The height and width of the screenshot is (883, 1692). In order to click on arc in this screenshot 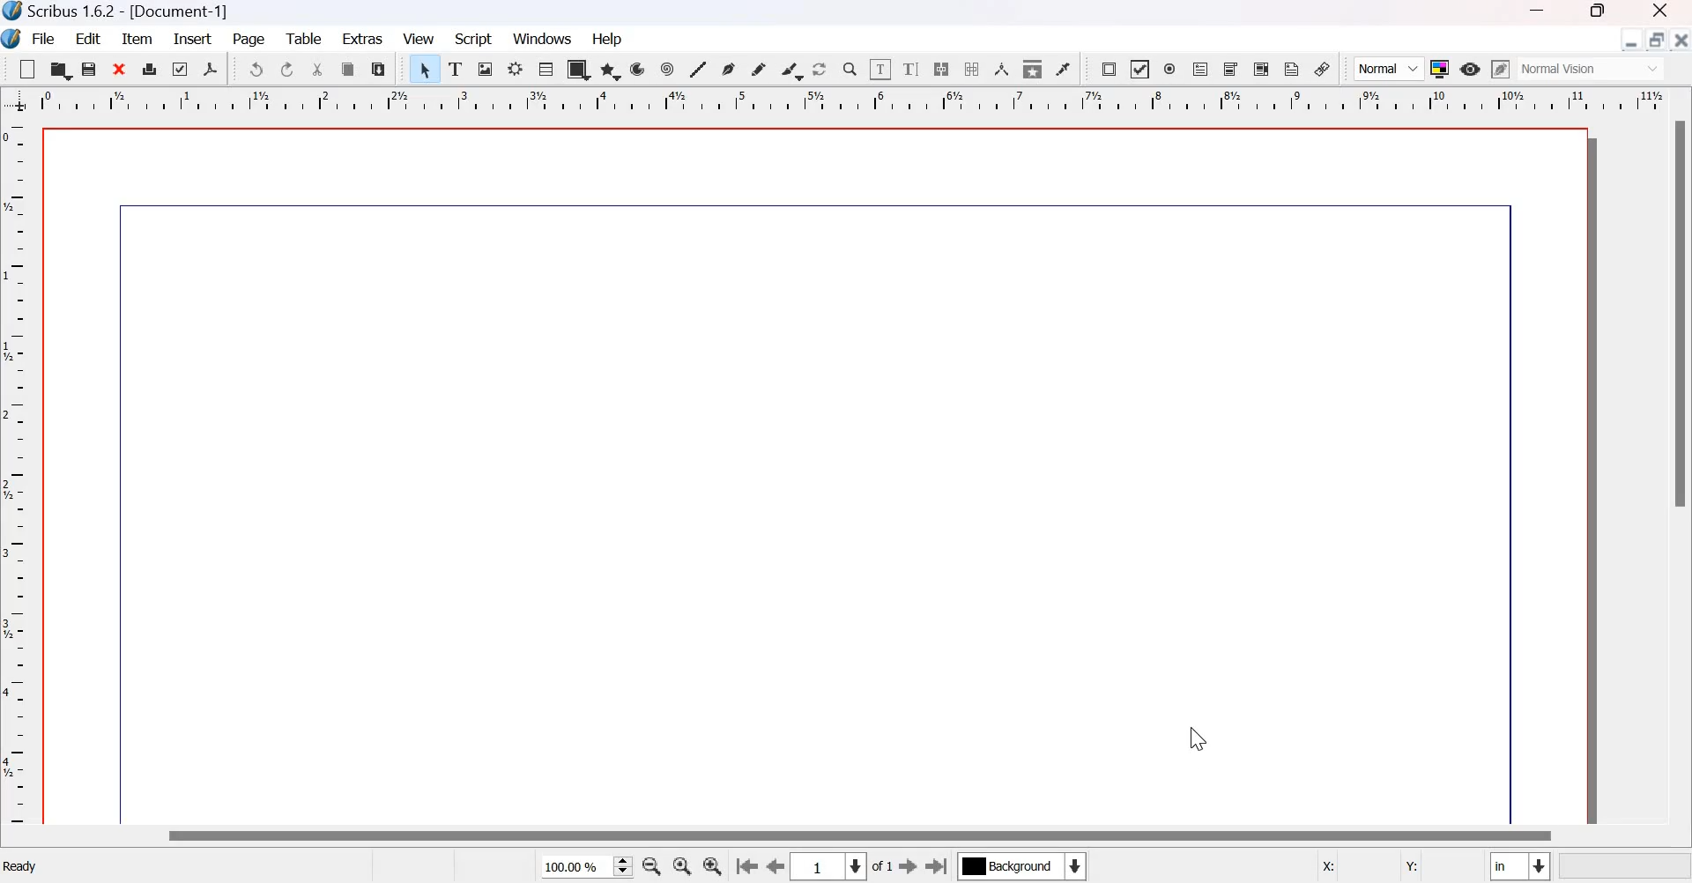, I will do `click(638, 70)`.